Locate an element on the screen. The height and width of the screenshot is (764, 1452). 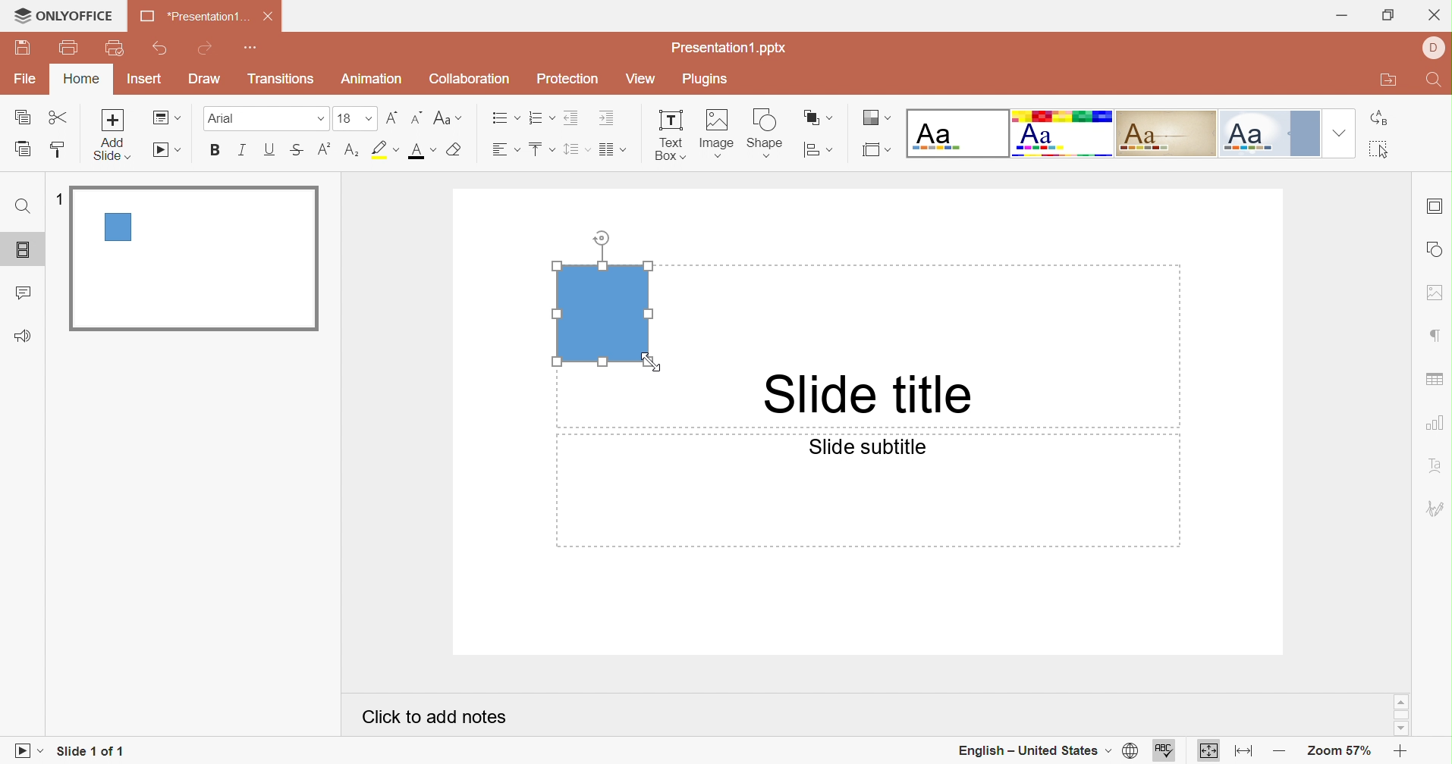
Drop down is located at coordinates (1340, 133).